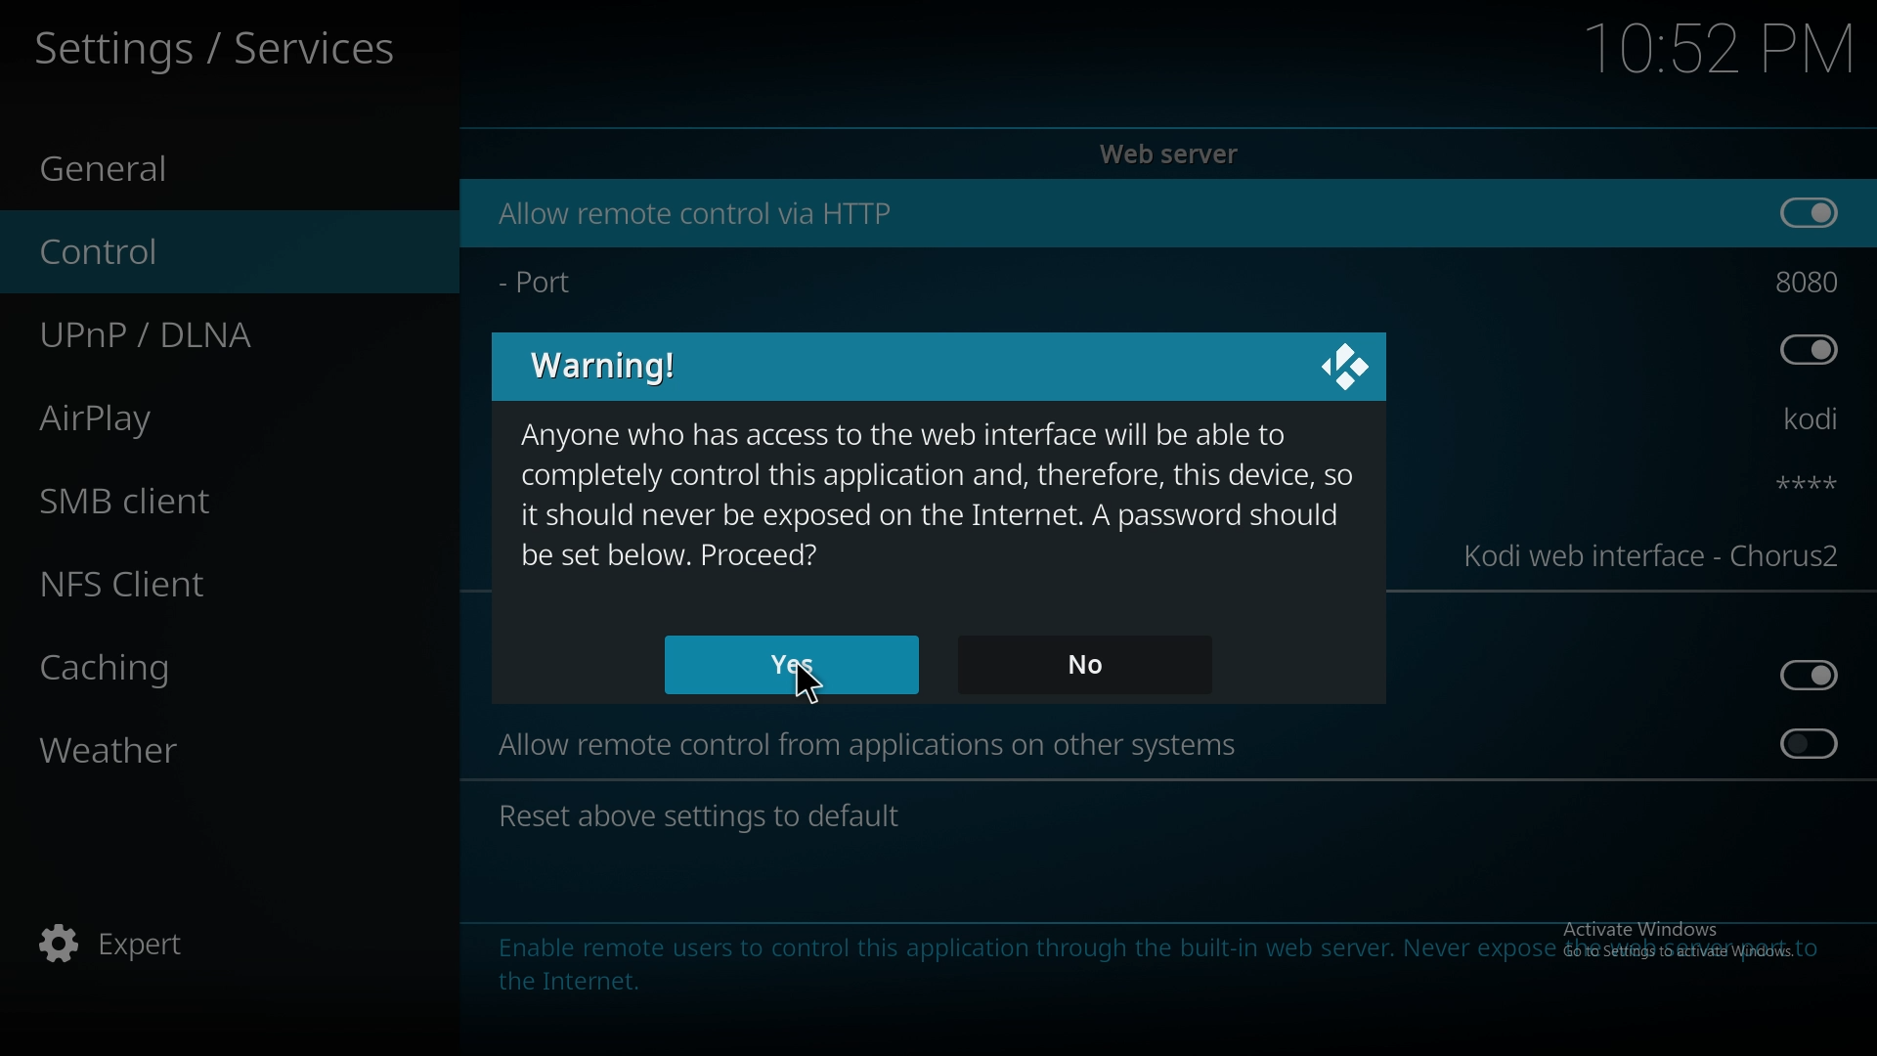 Image resolution: width=1877 pixels, height=1056 pixels. Describe the element at coordinates (1799, 420) in the screenshot. I see `username` at that location.